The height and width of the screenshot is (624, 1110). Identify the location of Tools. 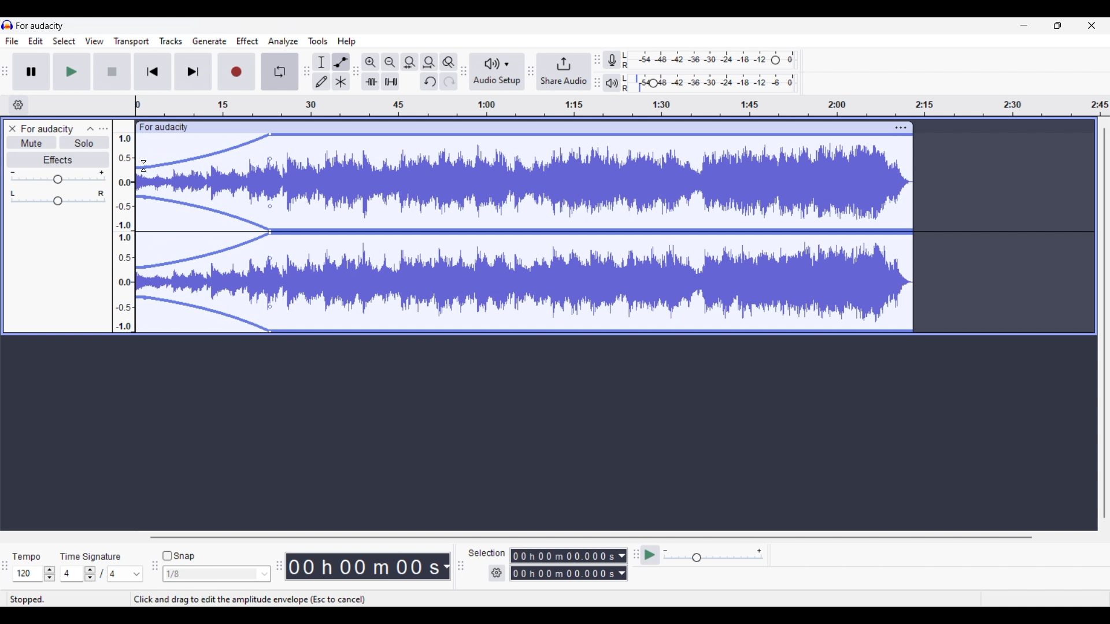
(317, 41).